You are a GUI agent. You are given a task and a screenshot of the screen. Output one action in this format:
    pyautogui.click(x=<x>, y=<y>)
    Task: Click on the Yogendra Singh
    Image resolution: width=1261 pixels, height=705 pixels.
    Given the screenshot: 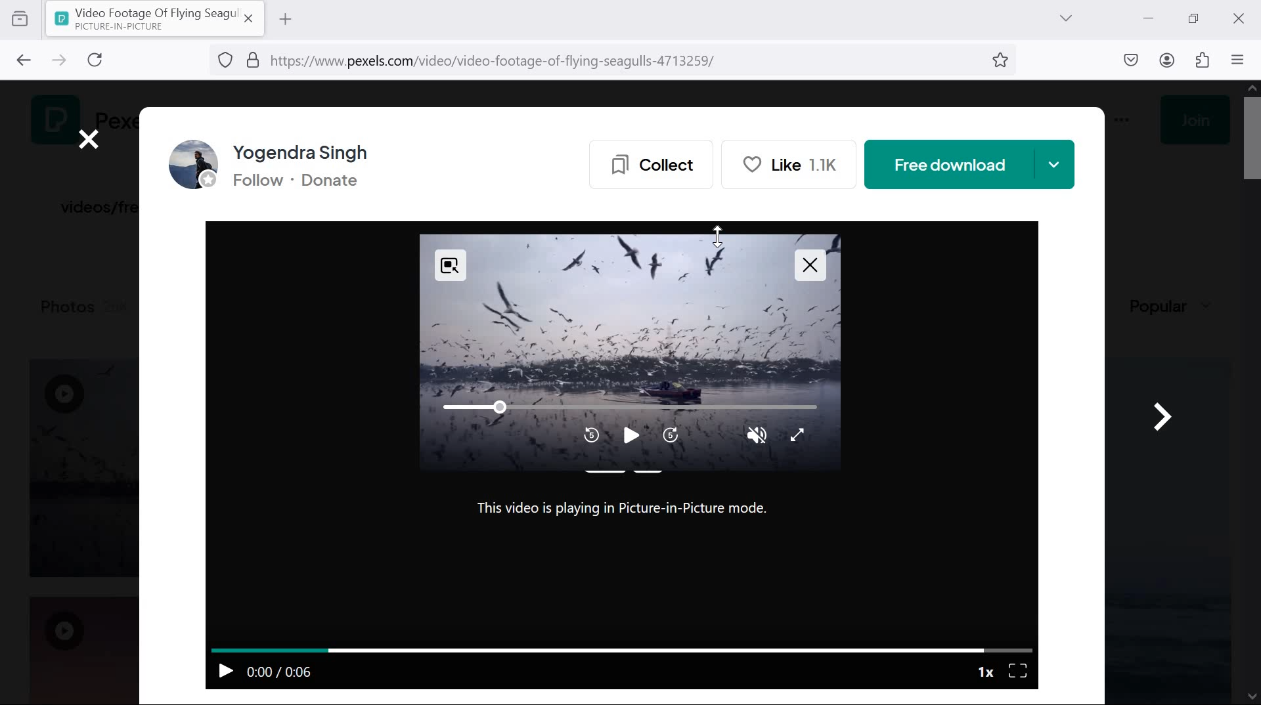 What is the action you would take?
    pyautogui.click(x=310, y=152)
    